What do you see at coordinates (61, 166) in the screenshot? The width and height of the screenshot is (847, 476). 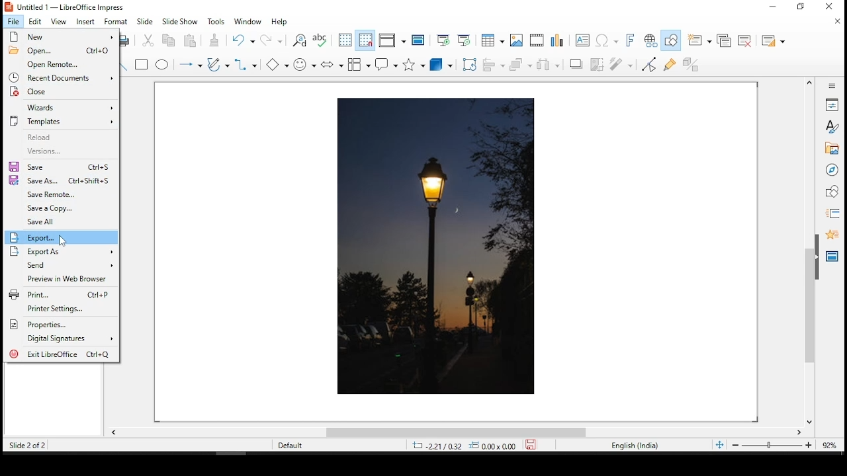 I see `save` at bounding box center [61, 166].